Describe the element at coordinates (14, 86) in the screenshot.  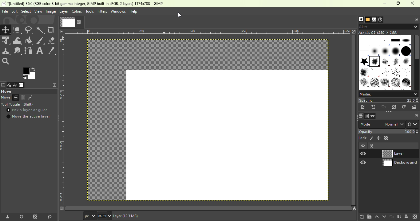
I see `Undo history` at that location.